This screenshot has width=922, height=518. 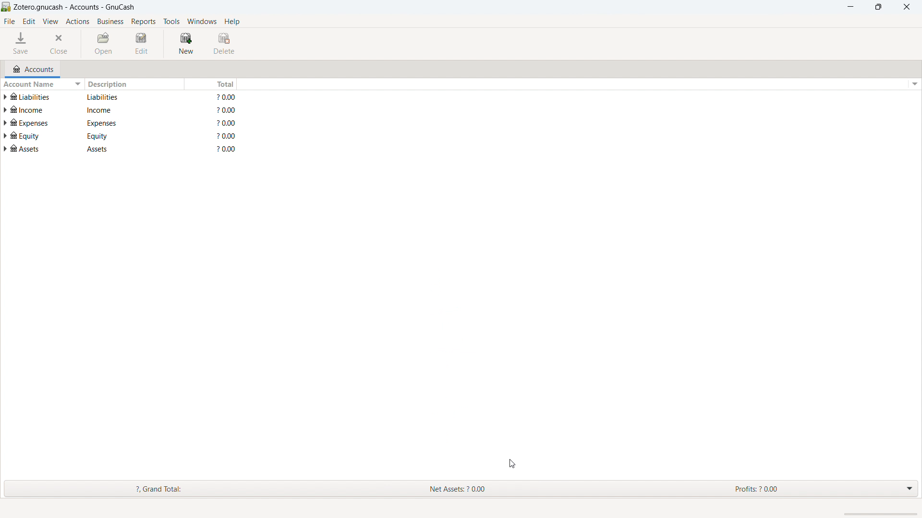 I want to click on maximize, so click(x=878, y=7).